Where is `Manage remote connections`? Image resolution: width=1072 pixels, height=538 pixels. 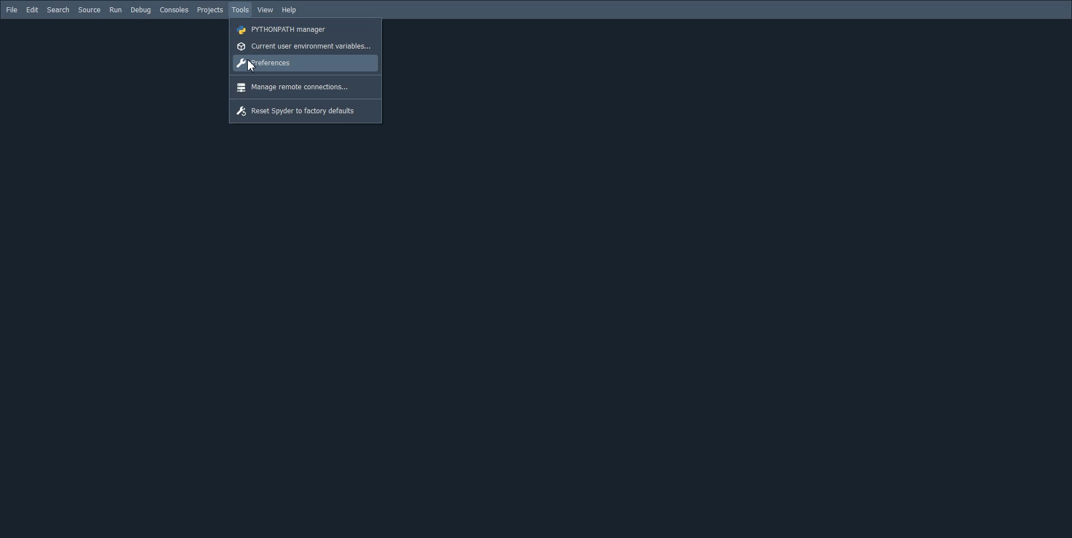
Manage remote connections is located at coordinates (304, 88).